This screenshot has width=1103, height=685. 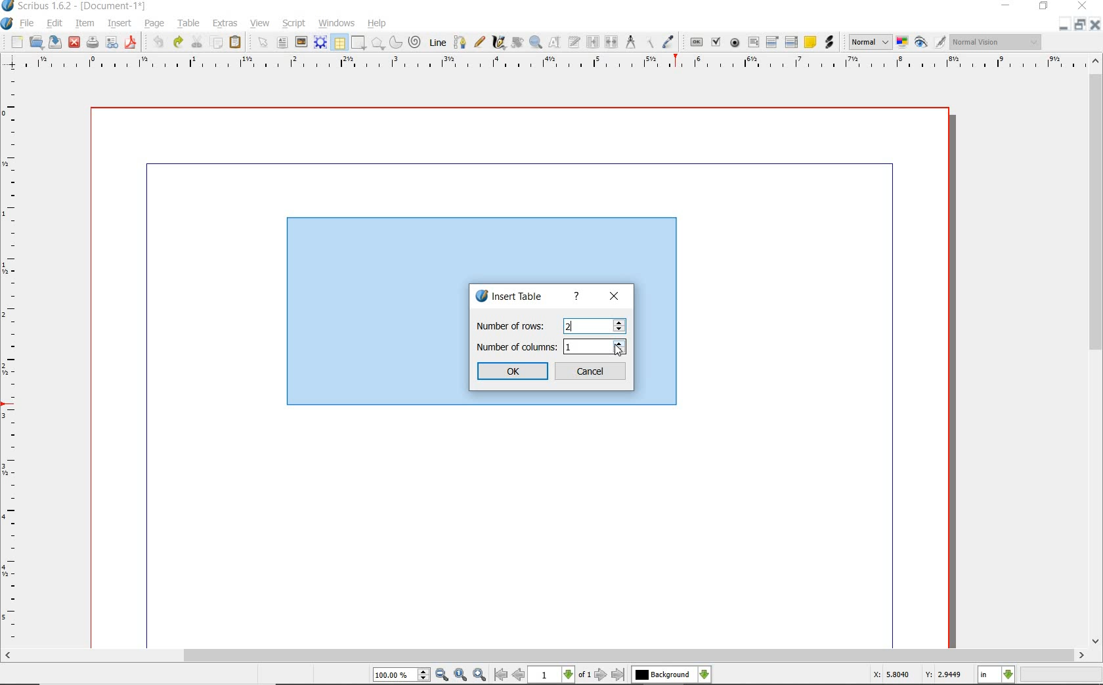 I want to click on select, so click(x=265, y=45).